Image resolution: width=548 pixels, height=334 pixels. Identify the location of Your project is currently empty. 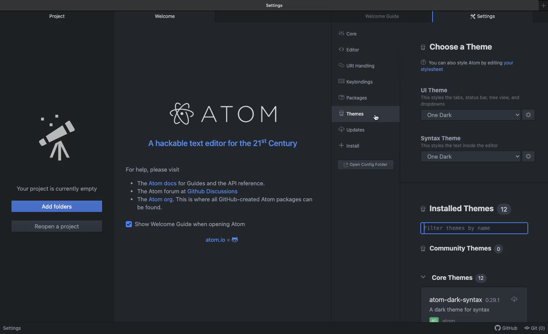
(56, 188).